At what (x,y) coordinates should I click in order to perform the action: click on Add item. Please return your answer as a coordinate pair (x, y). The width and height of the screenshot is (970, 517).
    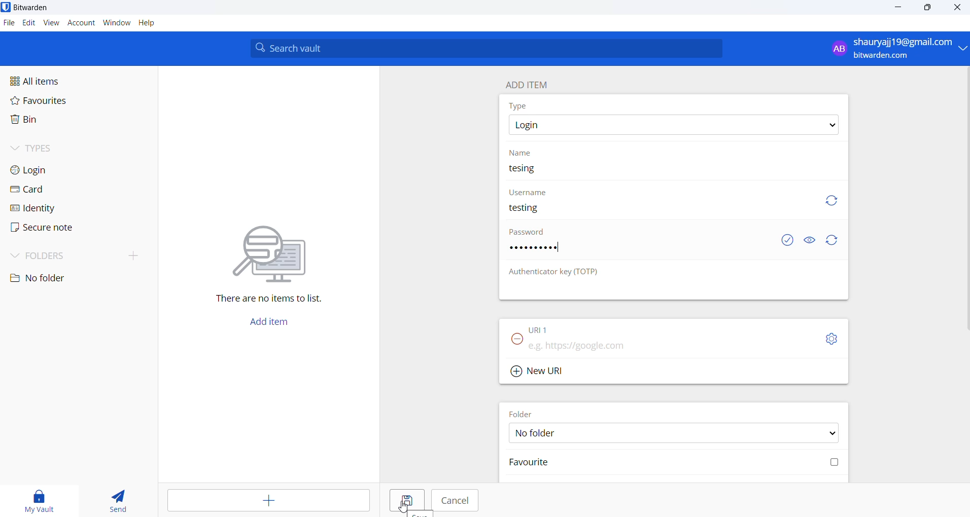
    Looking at the image, I should click on (268, 324).